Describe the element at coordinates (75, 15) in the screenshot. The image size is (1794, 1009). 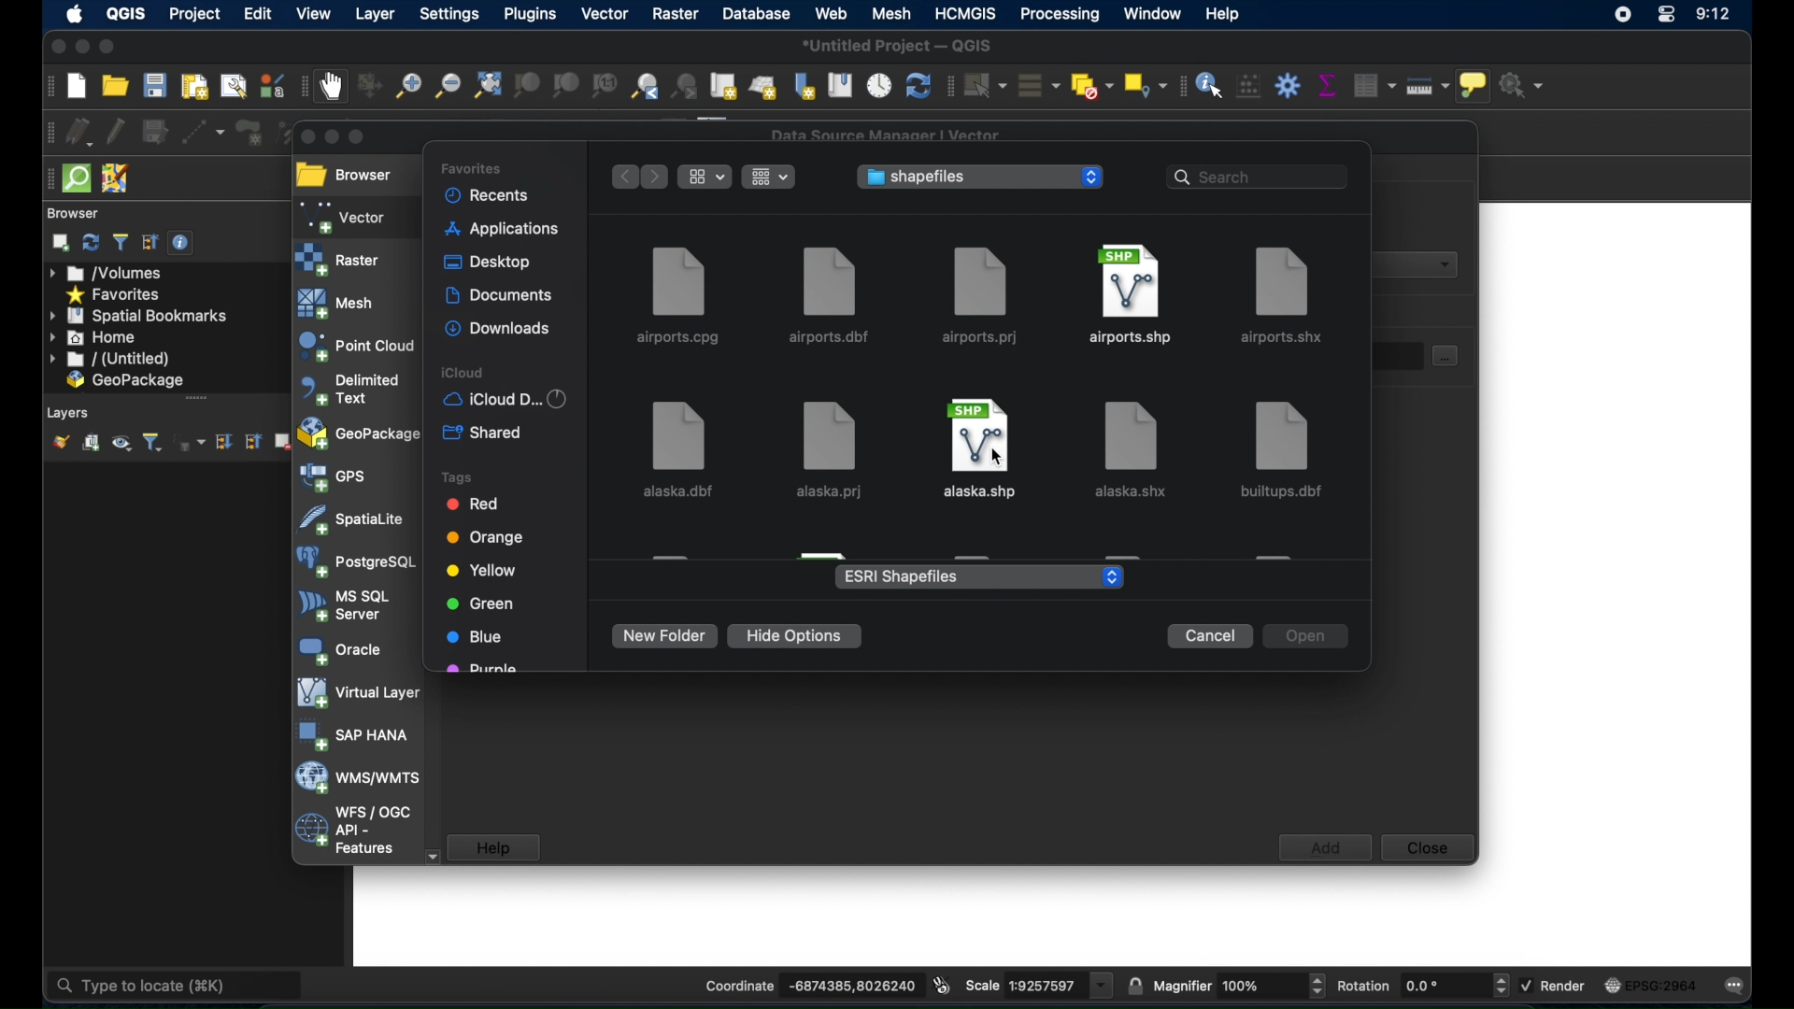
I see `appleicon` at that location.